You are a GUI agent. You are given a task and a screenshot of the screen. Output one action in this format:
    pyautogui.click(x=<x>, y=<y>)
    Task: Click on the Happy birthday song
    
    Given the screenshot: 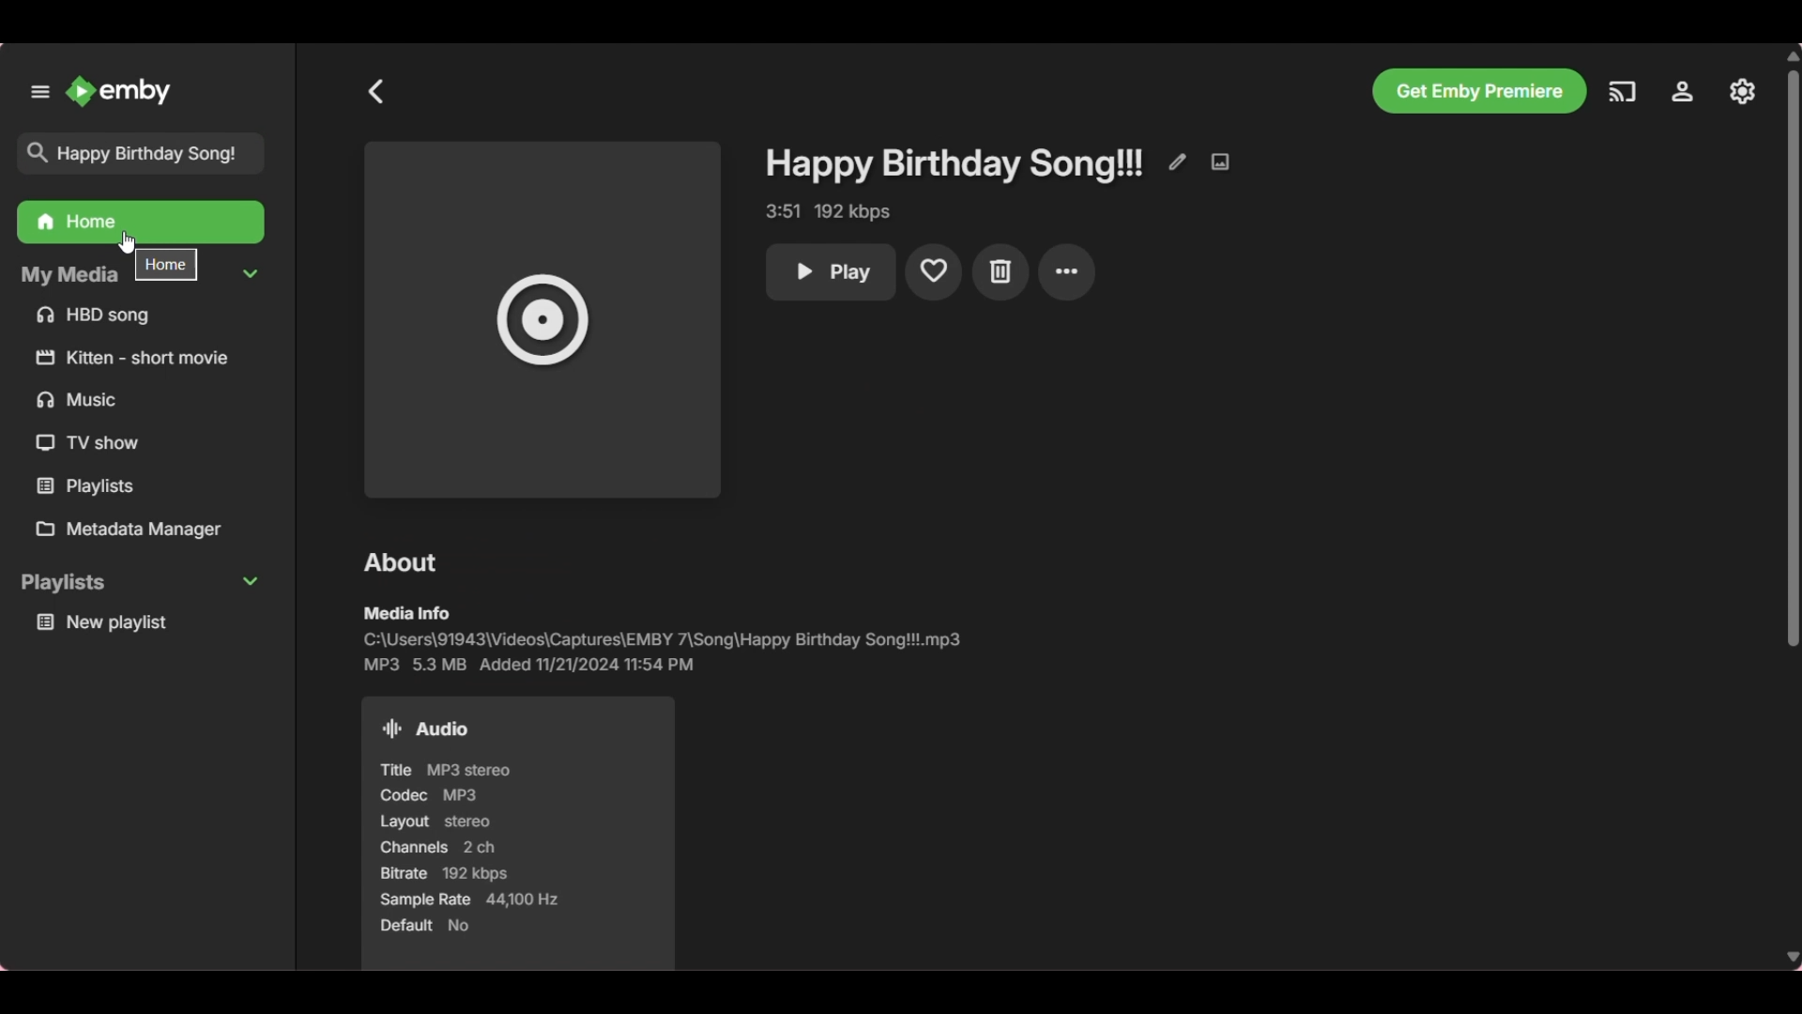 What is the action you would take?
    pyautogui.click(x=145, y=221)
    